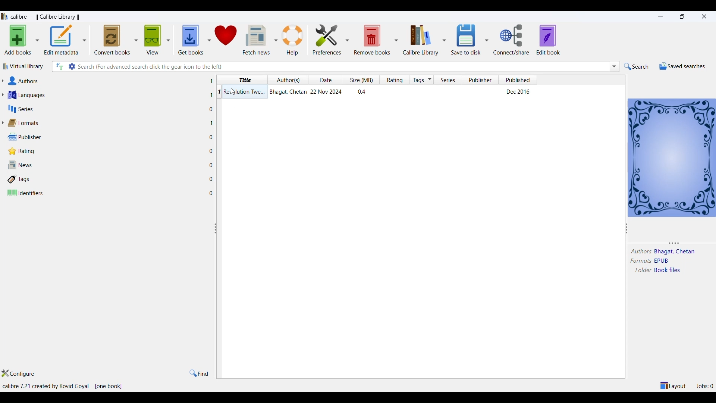 Image resolution: width=716 pixels, height=403 pixels. Describe the element at coordinates (325, 37) in the screenshot. I see `preferences` at that location.